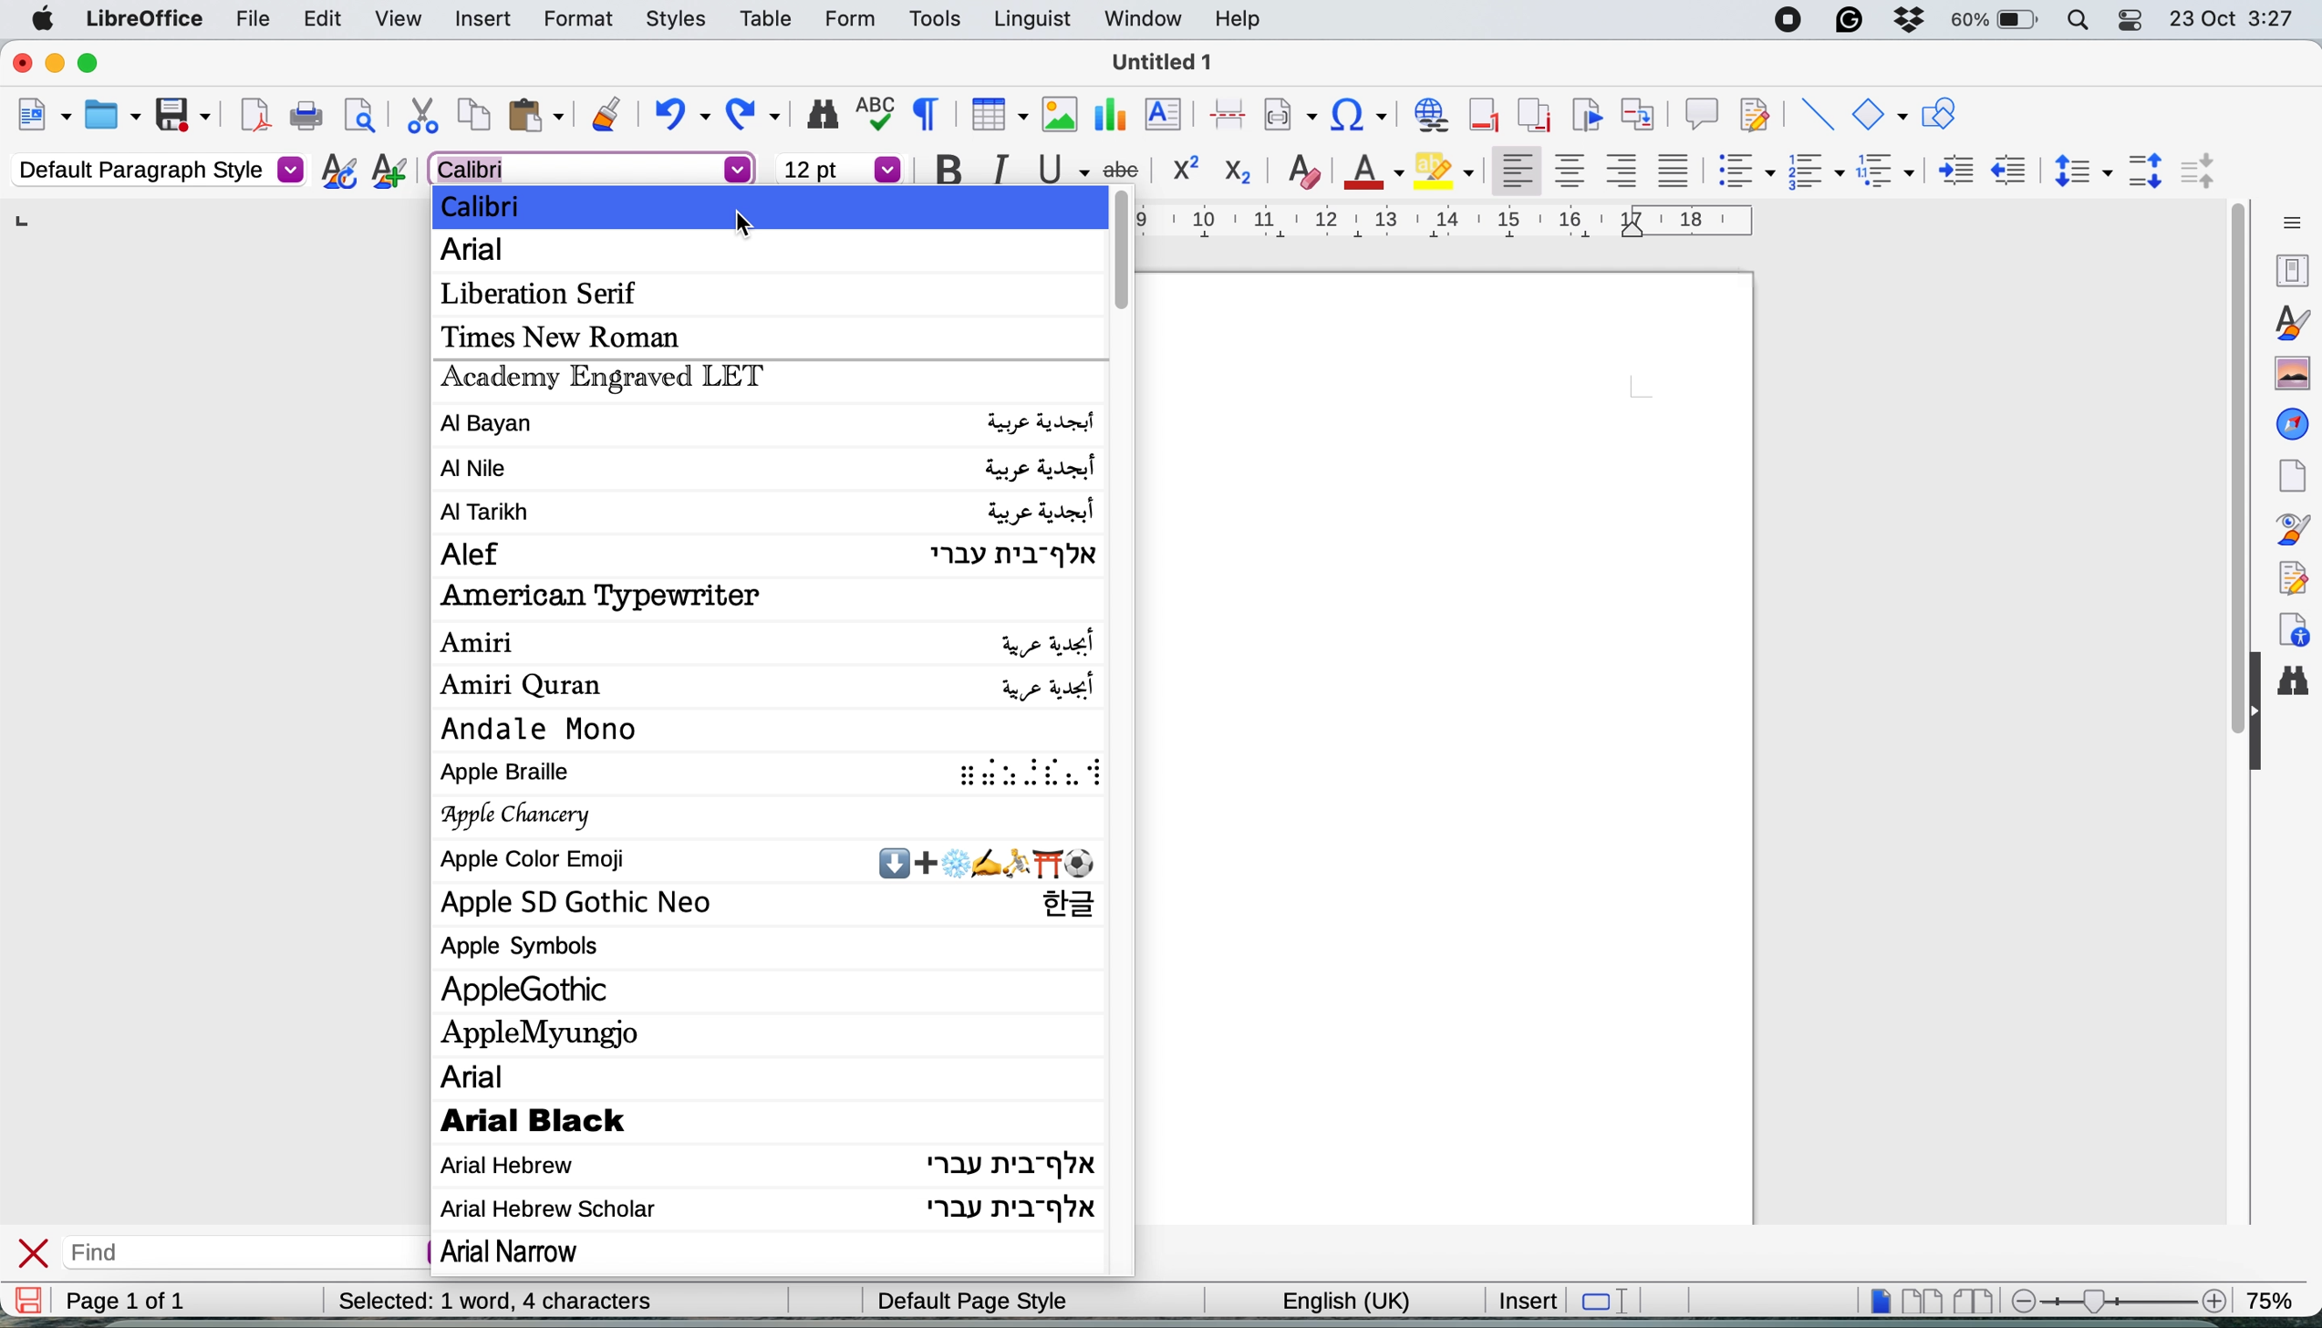 The height and width of the screenshot is (1328, 2322). Describe the element at coordinates (386, 173) in the screenshot. I see `new style from selection` at that location.